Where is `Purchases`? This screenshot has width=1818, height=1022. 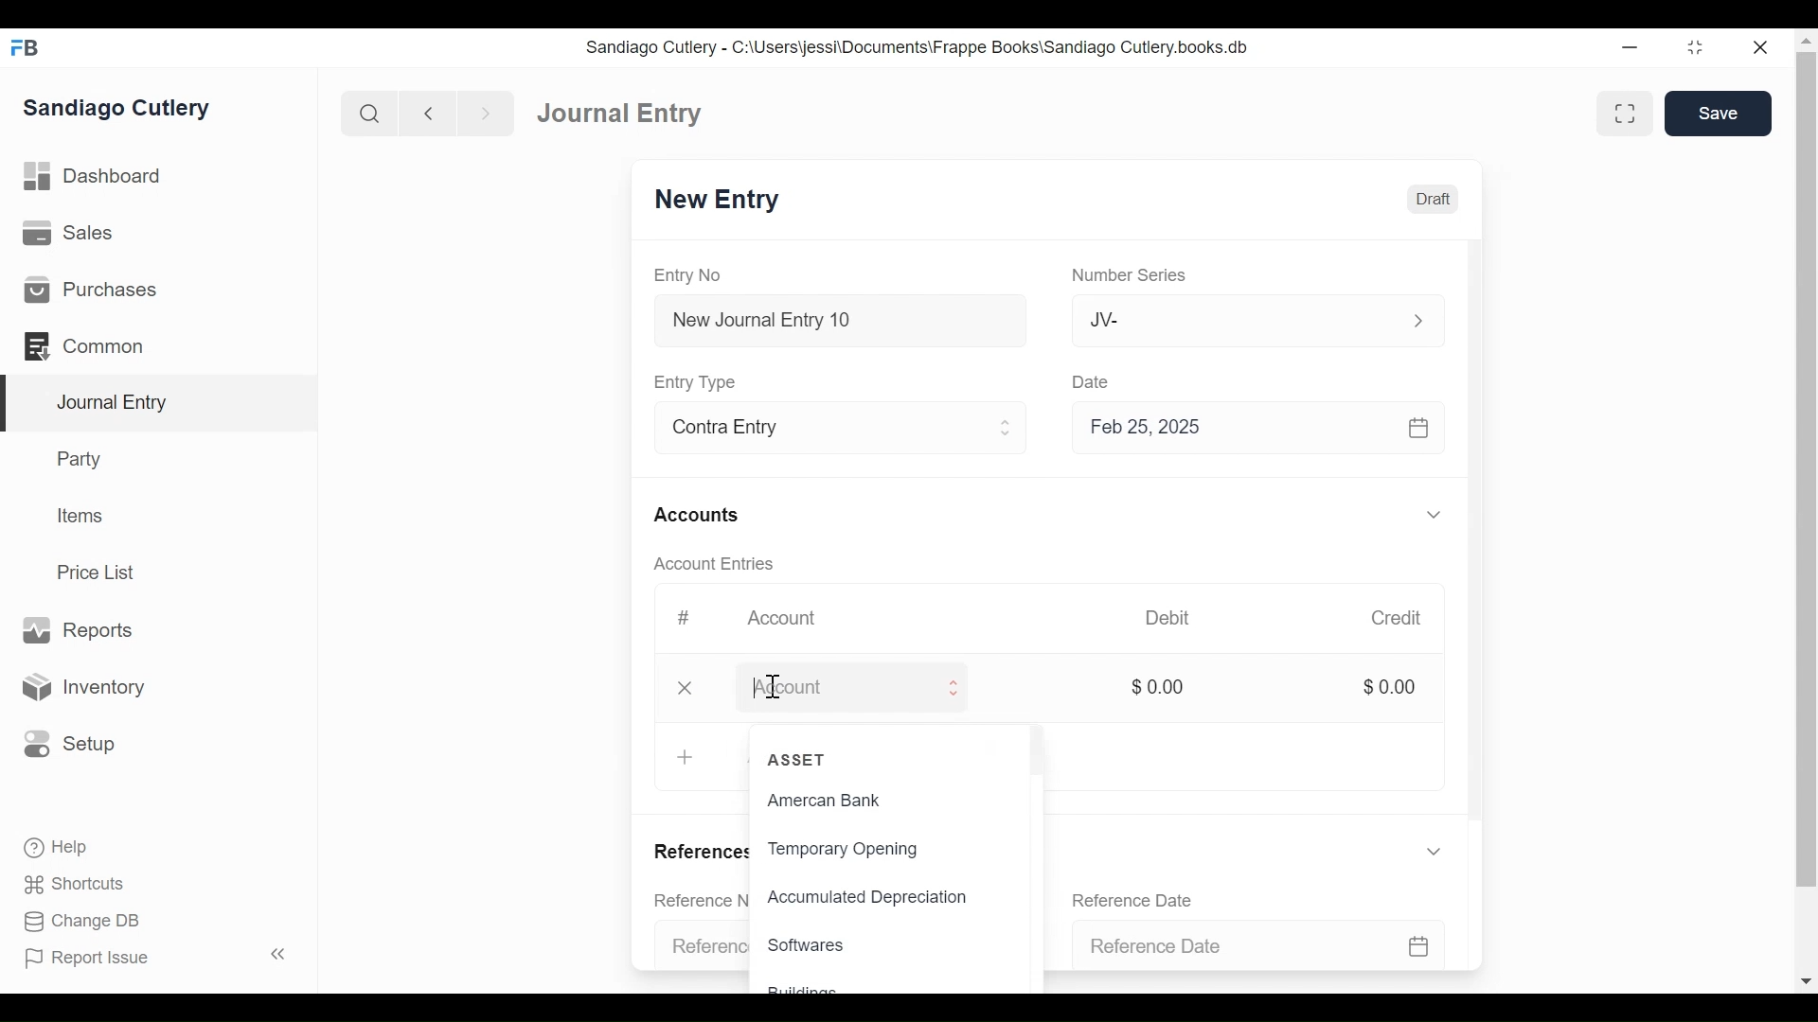
Purchases is located at coordinates (91, 291).